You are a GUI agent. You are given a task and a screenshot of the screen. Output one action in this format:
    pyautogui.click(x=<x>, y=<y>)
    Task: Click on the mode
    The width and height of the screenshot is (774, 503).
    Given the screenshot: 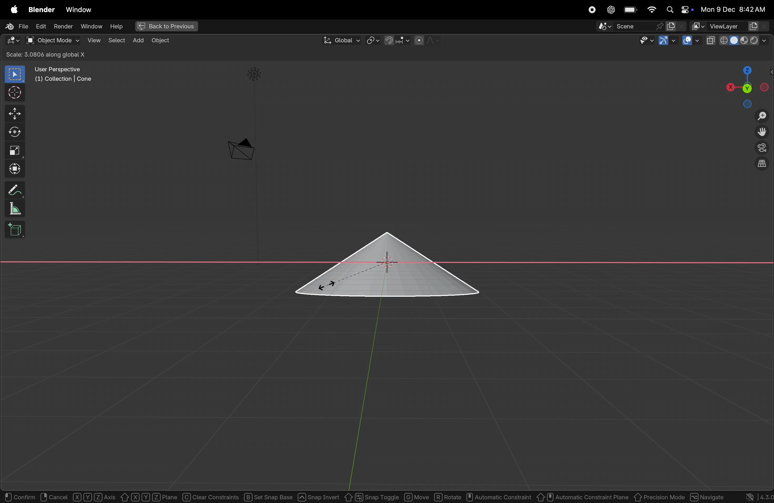 What is the action you would take?
    pyautogui.click(x=60, y=55)
    